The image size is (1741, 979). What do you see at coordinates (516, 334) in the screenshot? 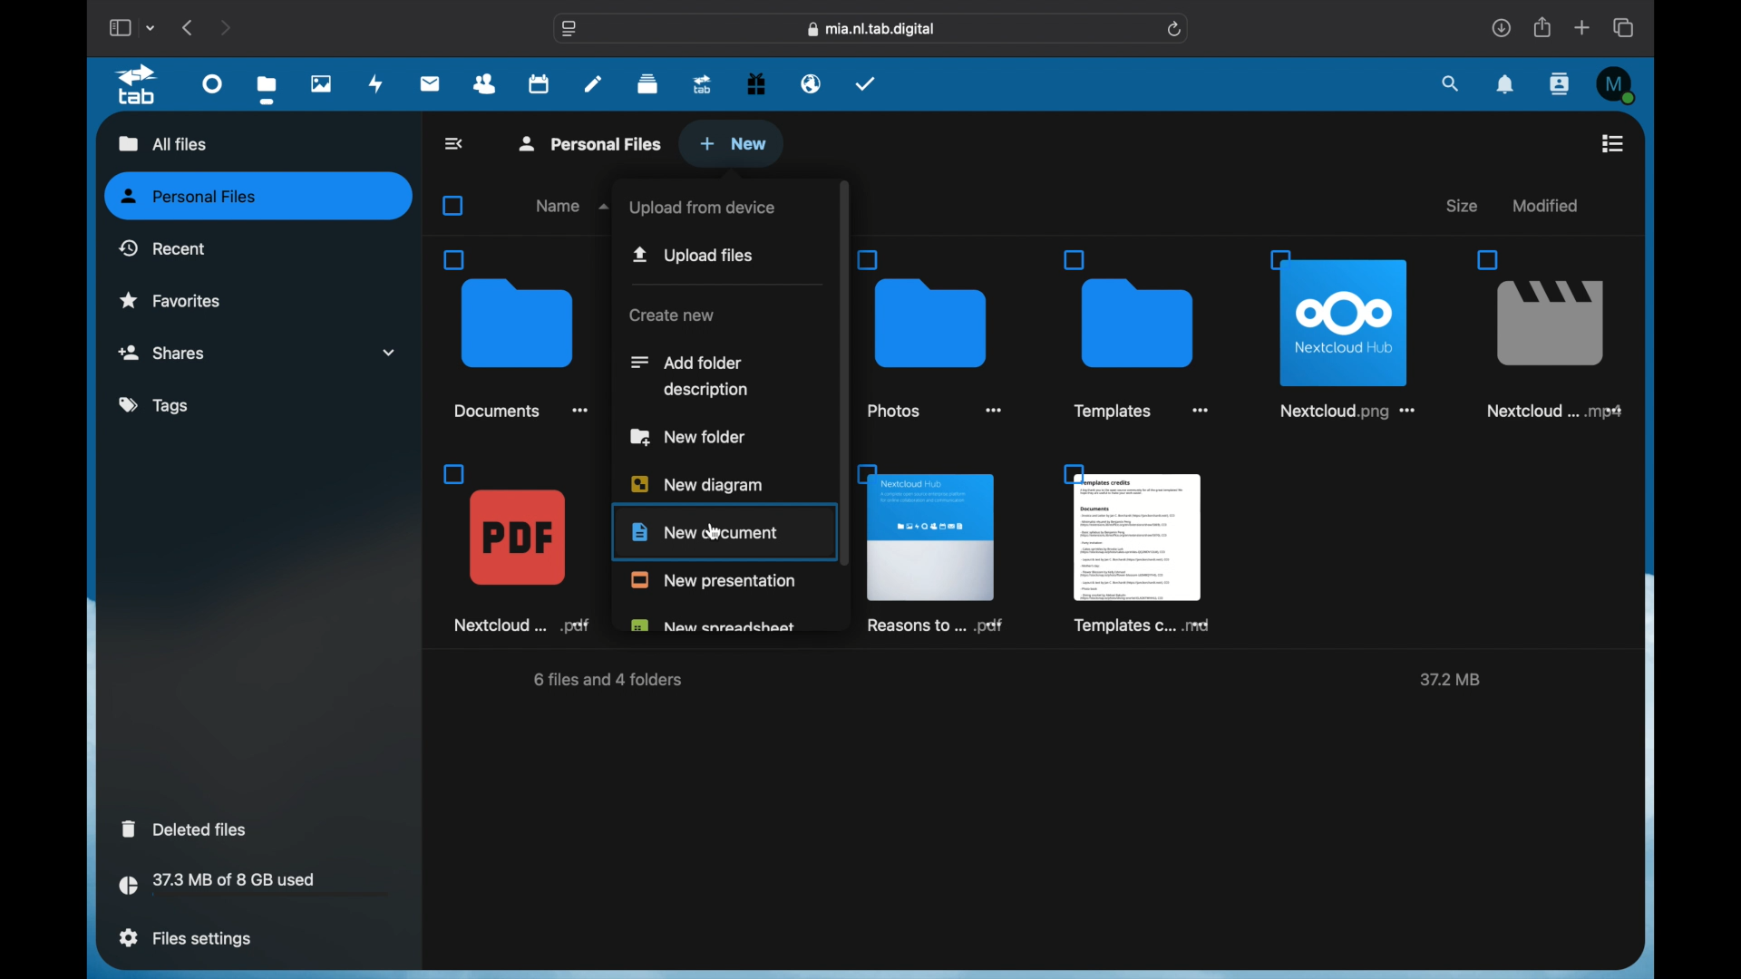
I see `folder` at bounding box center [516, 334].